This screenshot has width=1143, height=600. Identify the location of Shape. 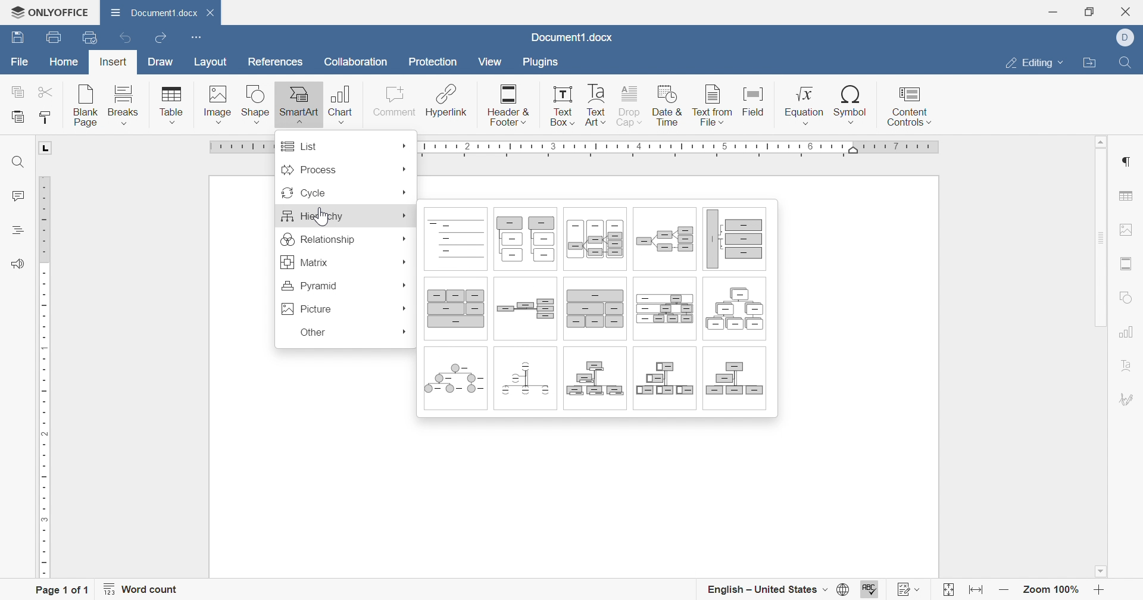
(256, 105).